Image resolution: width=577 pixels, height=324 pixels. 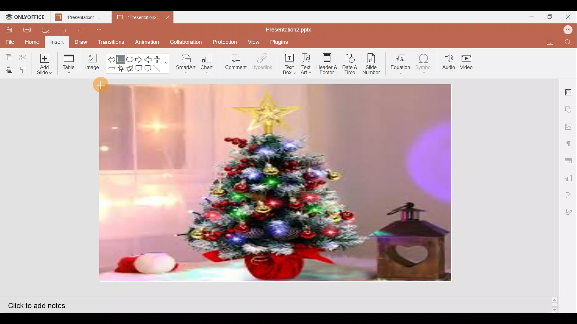 What do you see at coordinates (236, 62) in the screenshot?
I see `Comment` at bounding box center [236, 62].